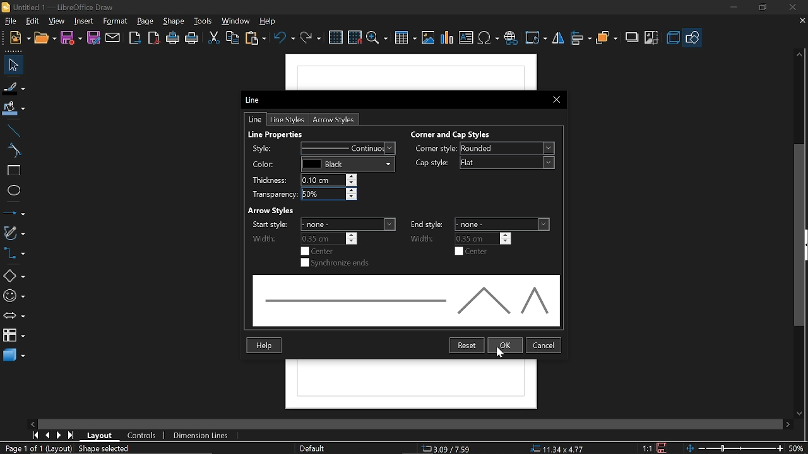  I want to click on format, so click(117, 21).